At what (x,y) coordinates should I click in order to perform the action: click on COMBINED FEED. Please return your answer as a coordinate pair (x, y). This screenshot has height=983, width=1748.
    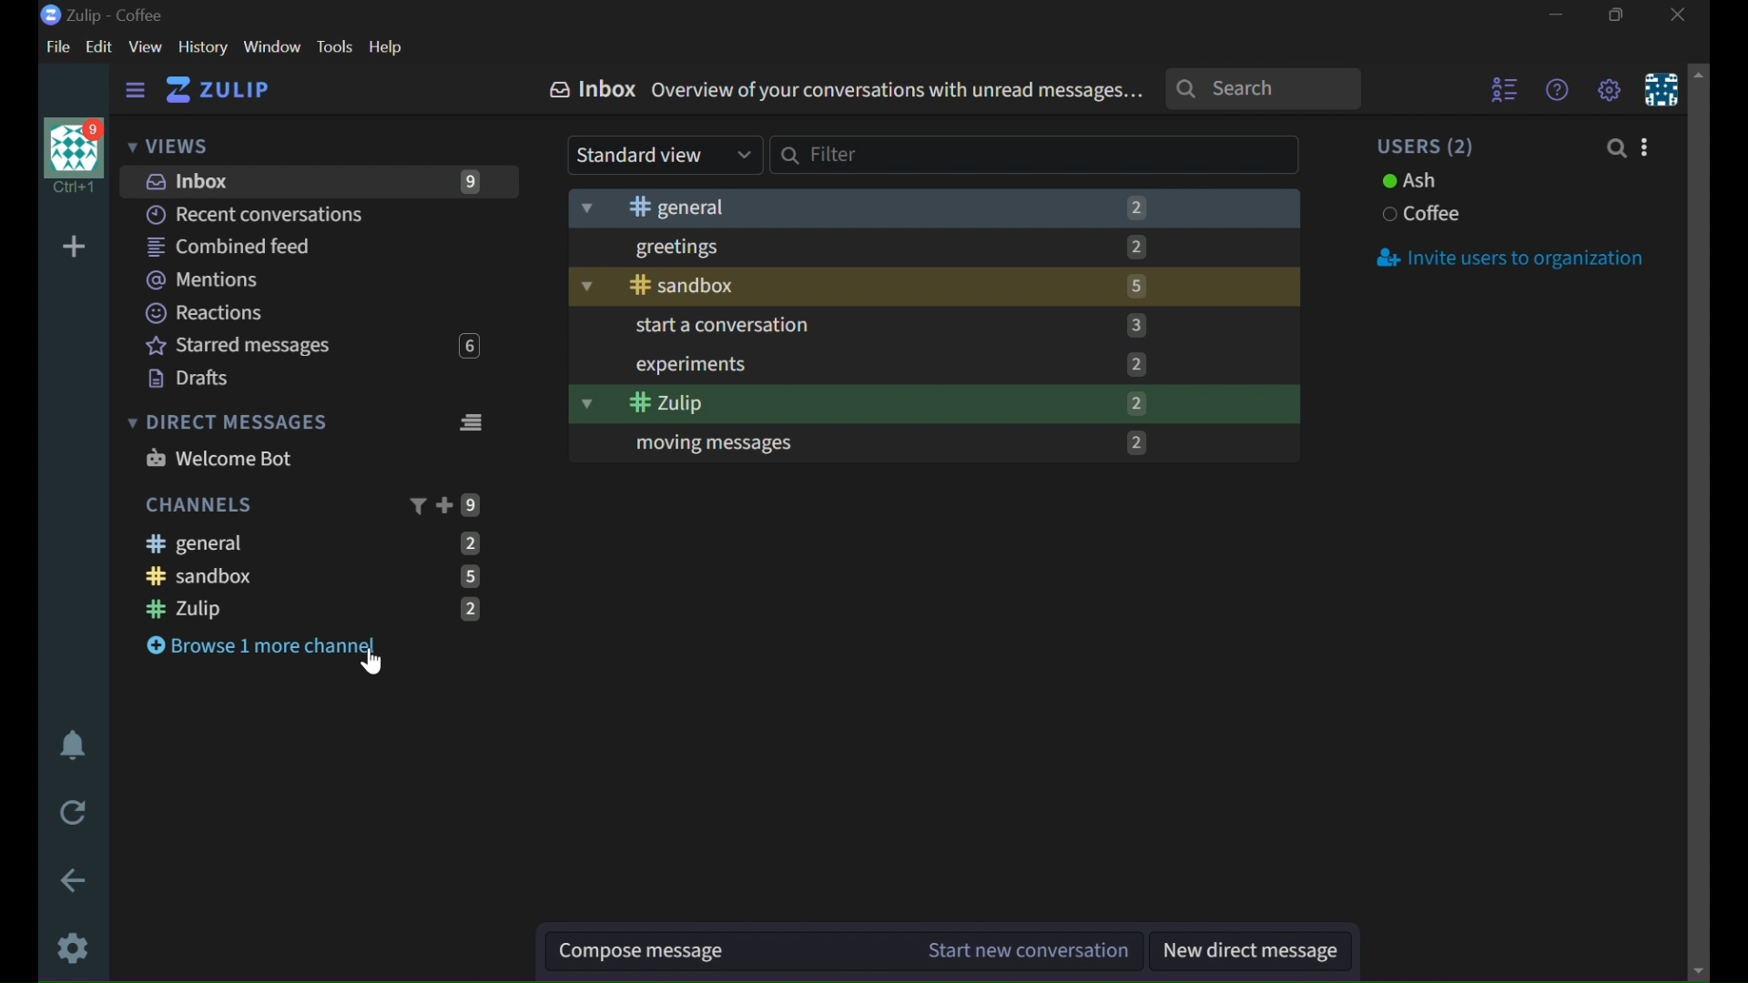
    Looking at the image, I should click on (296, 245).